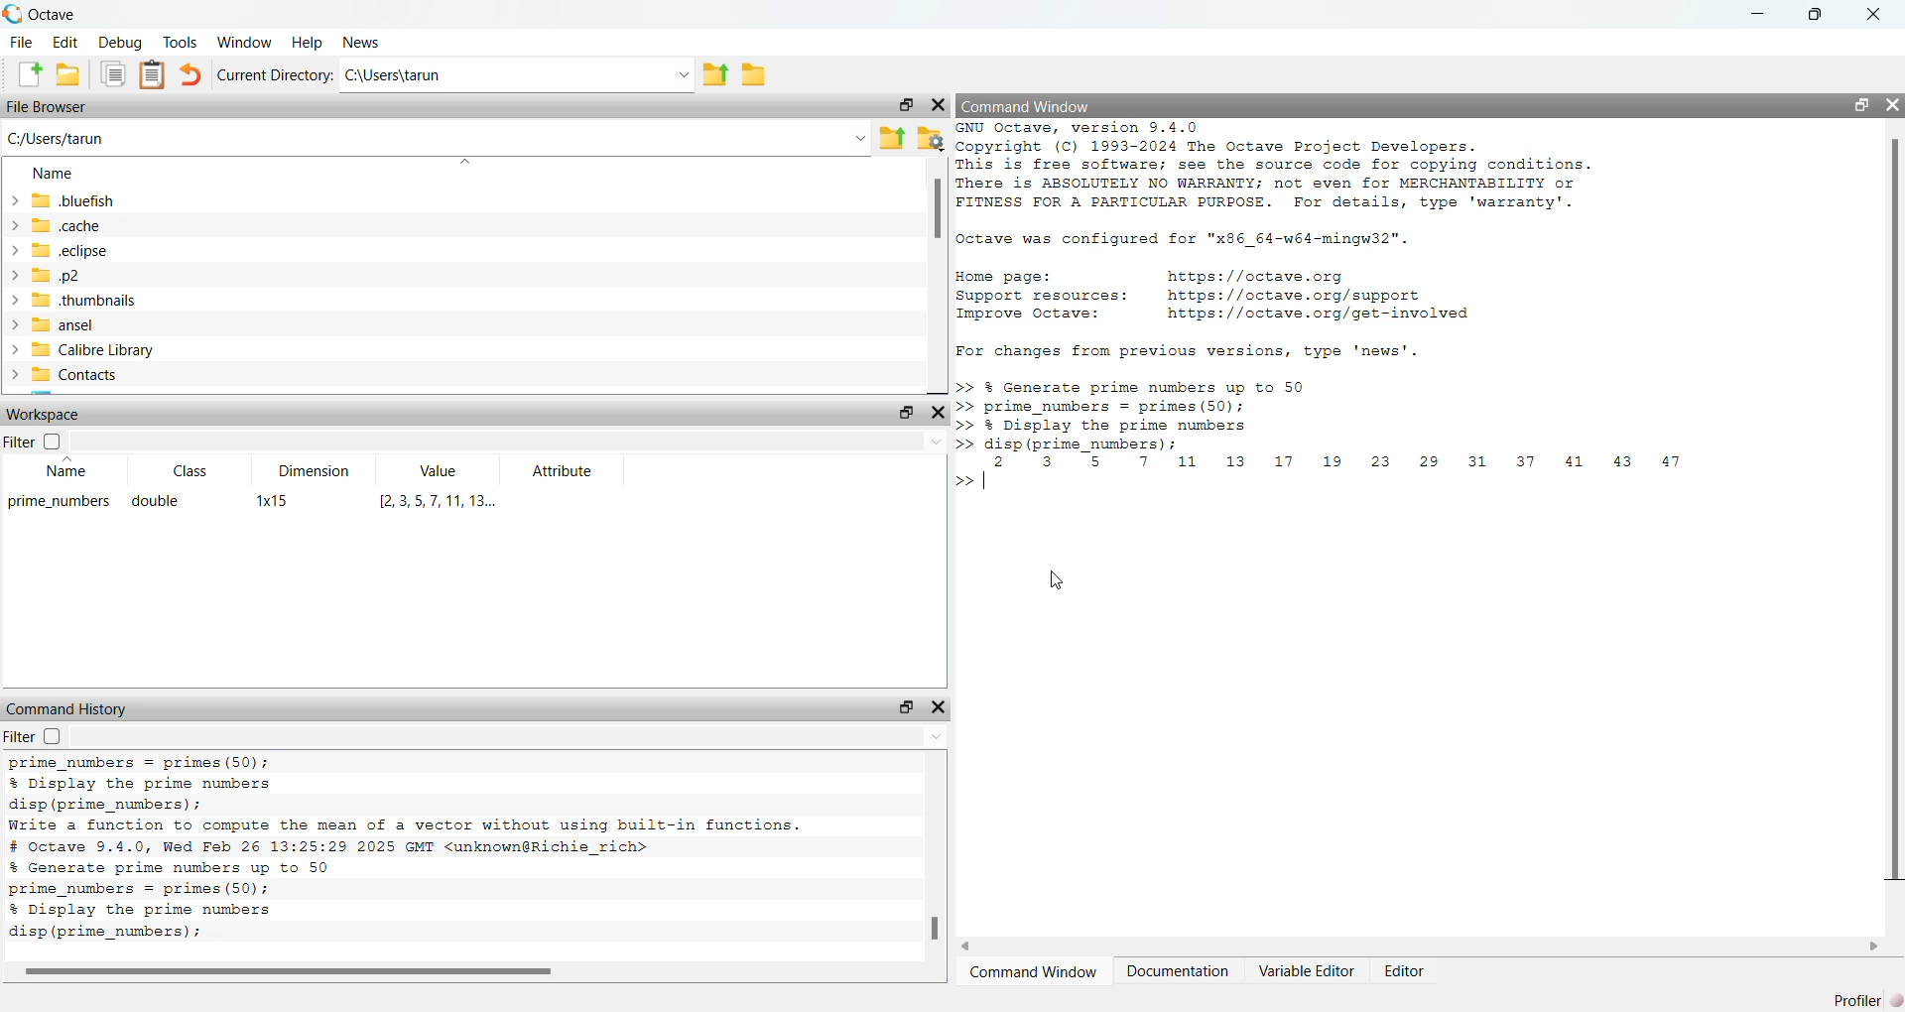  I want to click on news, so click(363, 44).